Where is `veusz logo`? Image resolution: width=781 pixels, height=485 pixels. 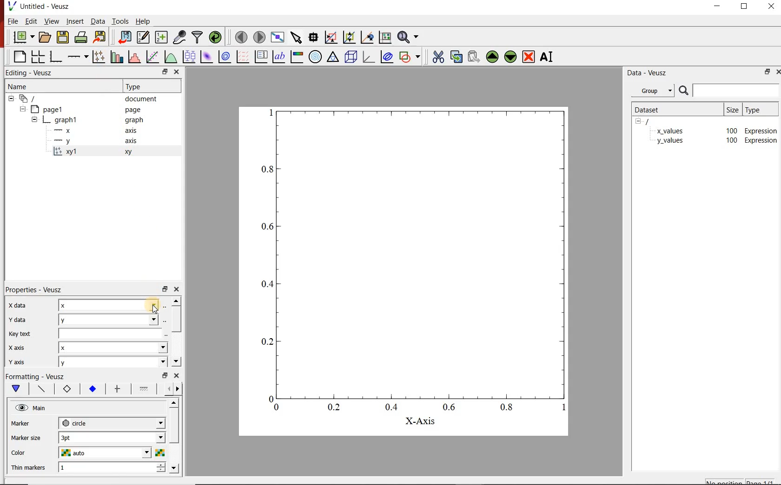 veusz logo is located at coordinates (9, 6).